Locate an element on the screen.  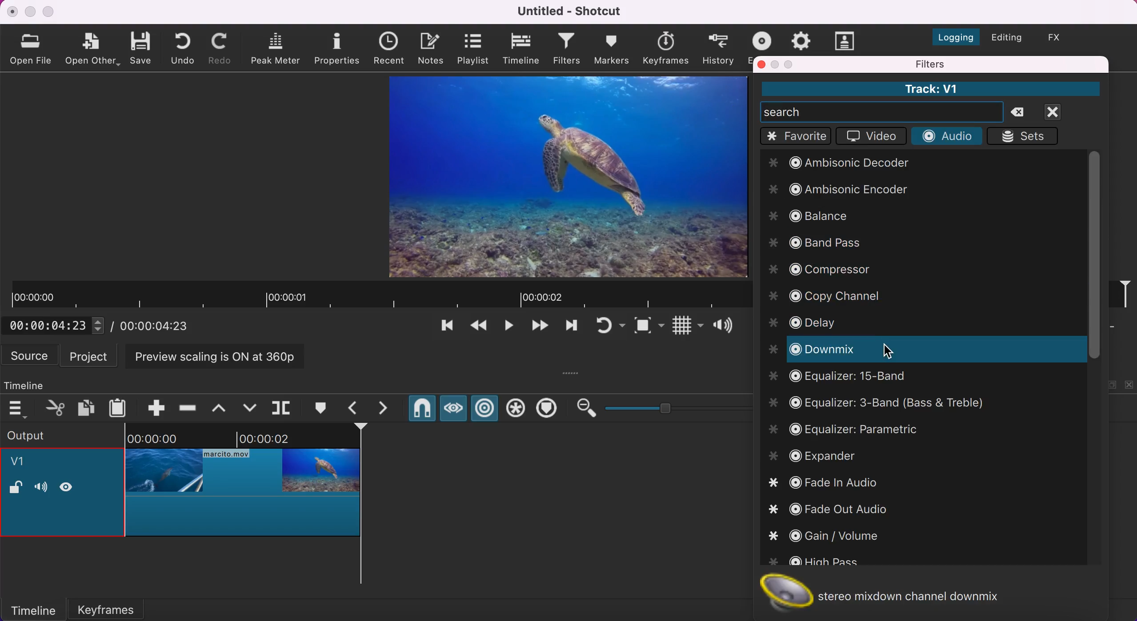
ambisonic decoder is located at coordinates (848, 165).